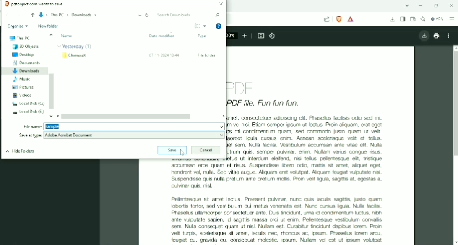 The width and height of the screenshot is (458, 245). I want to click on Brave logo, so click(6, 4).